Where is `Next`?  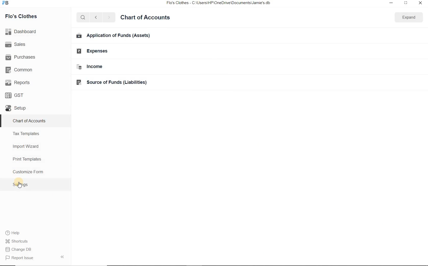
Next is located at coordinates (109, 17).